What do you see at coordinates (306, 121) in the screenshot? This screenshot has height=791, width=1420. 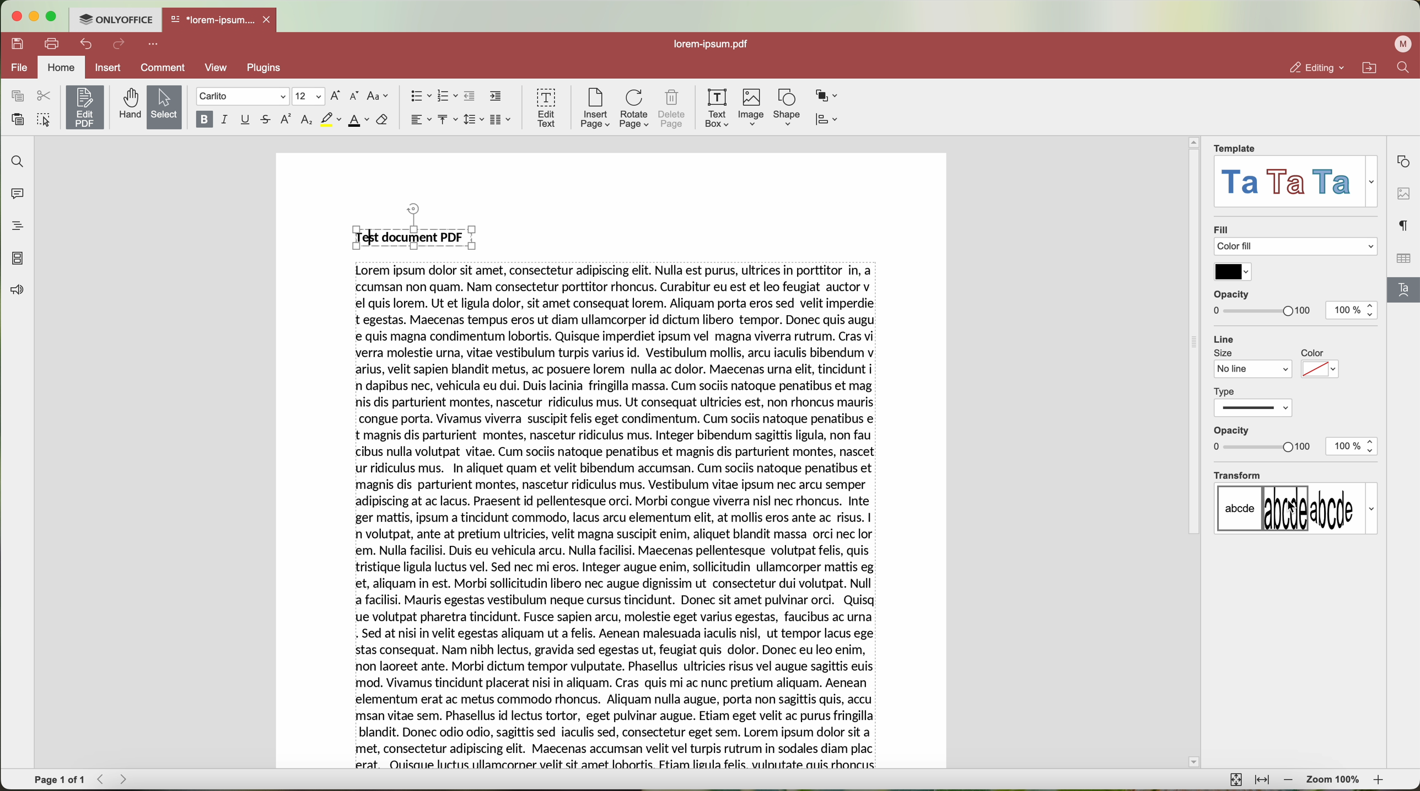 I see `subscript` at bounding box center [306, 121].